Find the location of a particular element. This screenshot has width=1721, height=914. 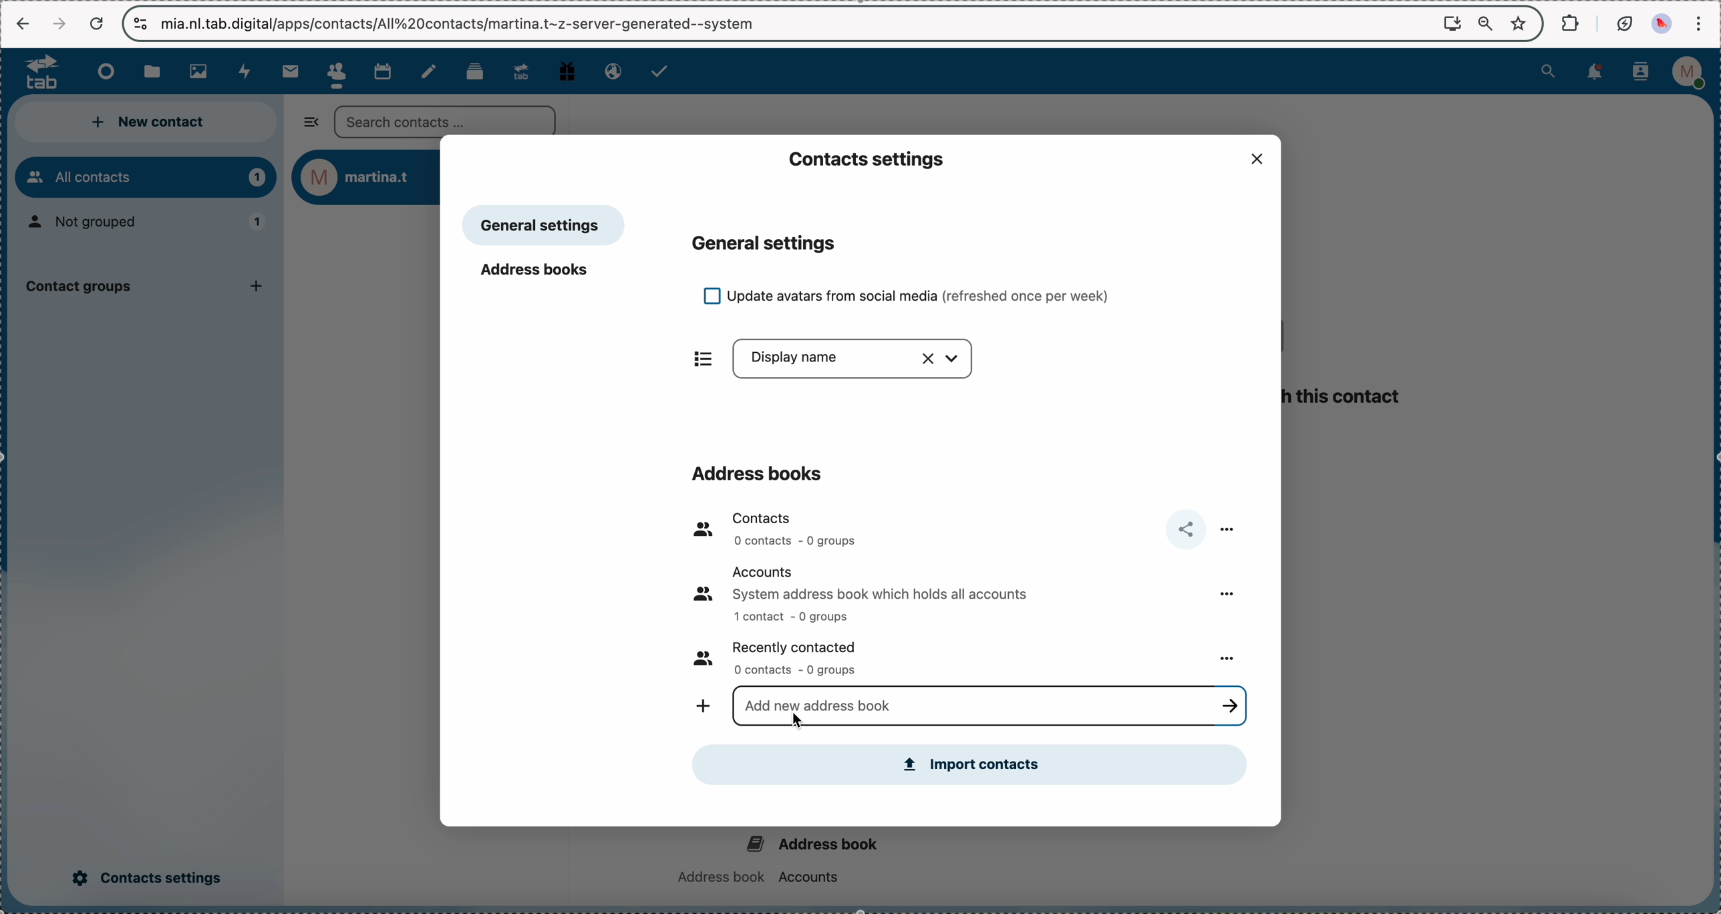

hide sidebar is located at coordinates (307, 125).